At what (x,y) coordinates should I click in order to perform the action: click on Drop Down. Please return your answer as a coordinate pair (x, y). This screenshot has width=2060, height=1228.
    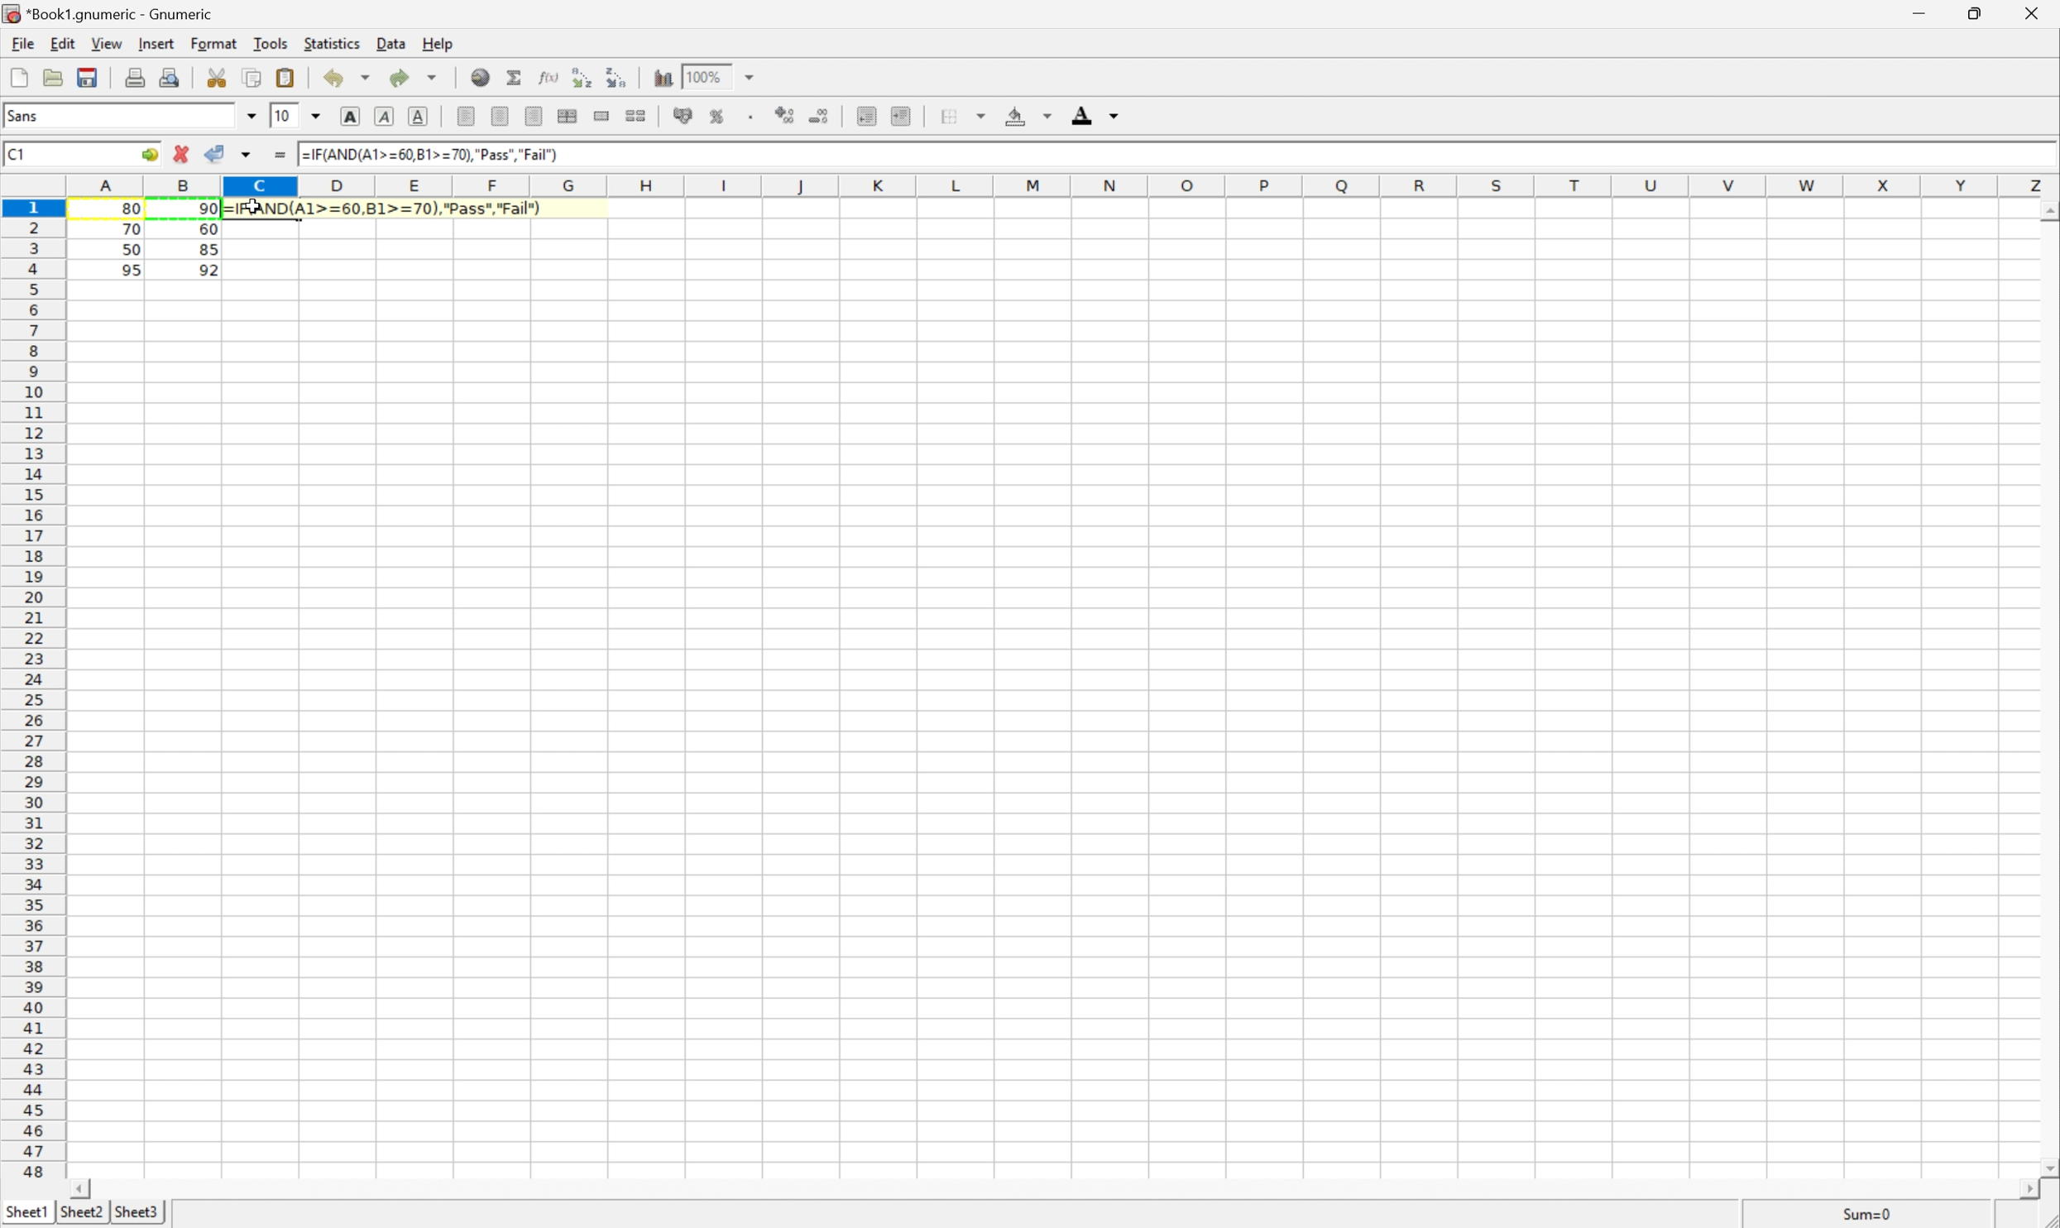
    Looking at the image, I should click on (432, 74).